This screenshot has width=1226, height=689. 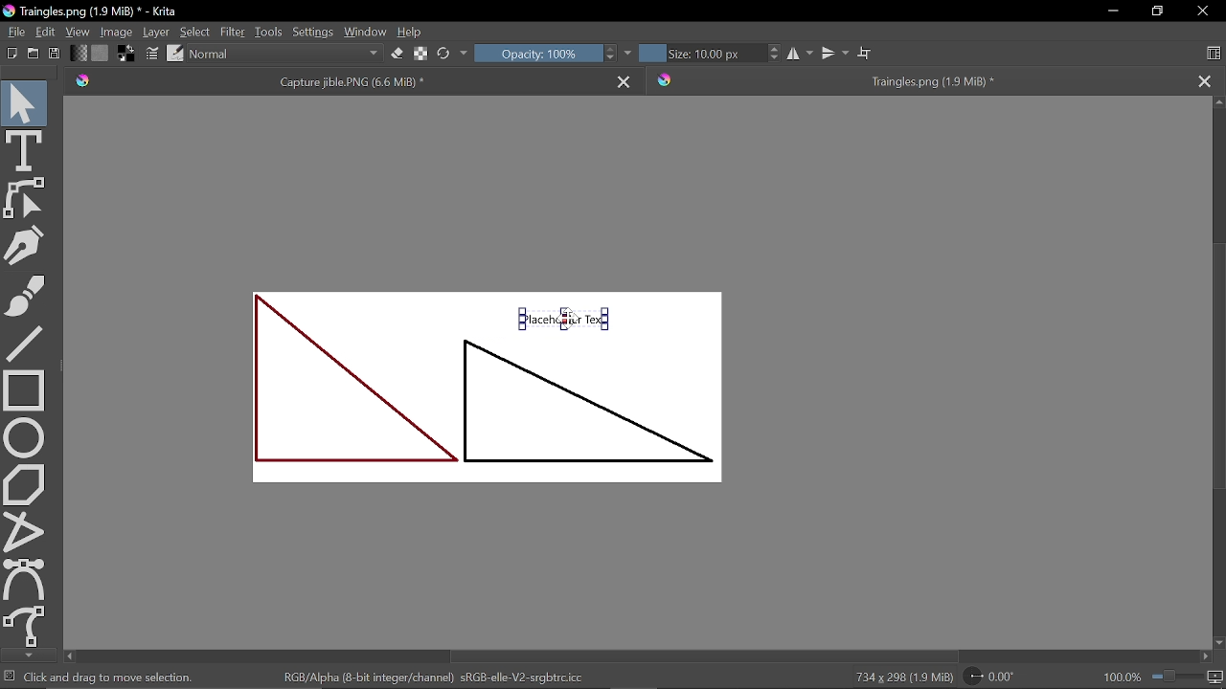 What do you see at coordinates (411, 32) in the screenshot?
I see `Help` at bounding box center [411, 32].